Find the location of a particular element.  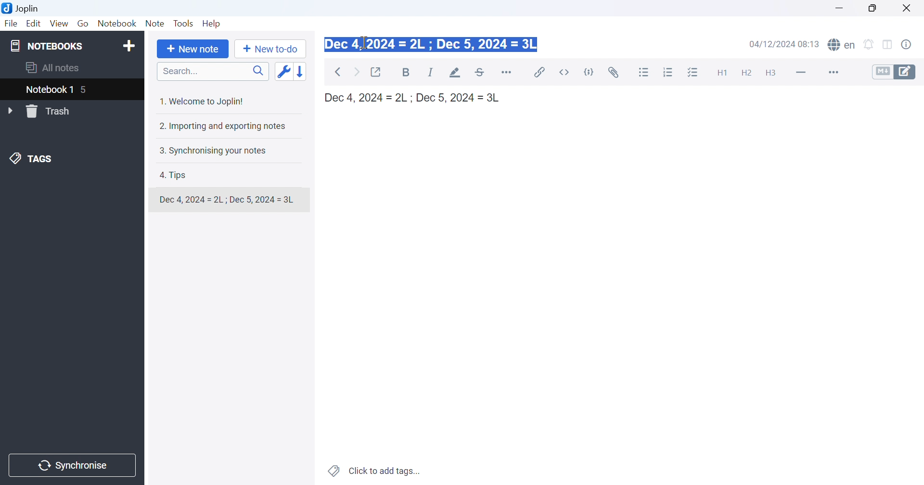

04/12/2024 08:13 is located at coordinates (785, 44).